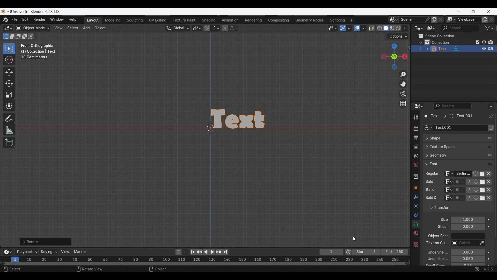  What do you see at coordinates (409, 47) in the screenshot?
I see `Click to see more edit options` at bounding box center [409, 47].